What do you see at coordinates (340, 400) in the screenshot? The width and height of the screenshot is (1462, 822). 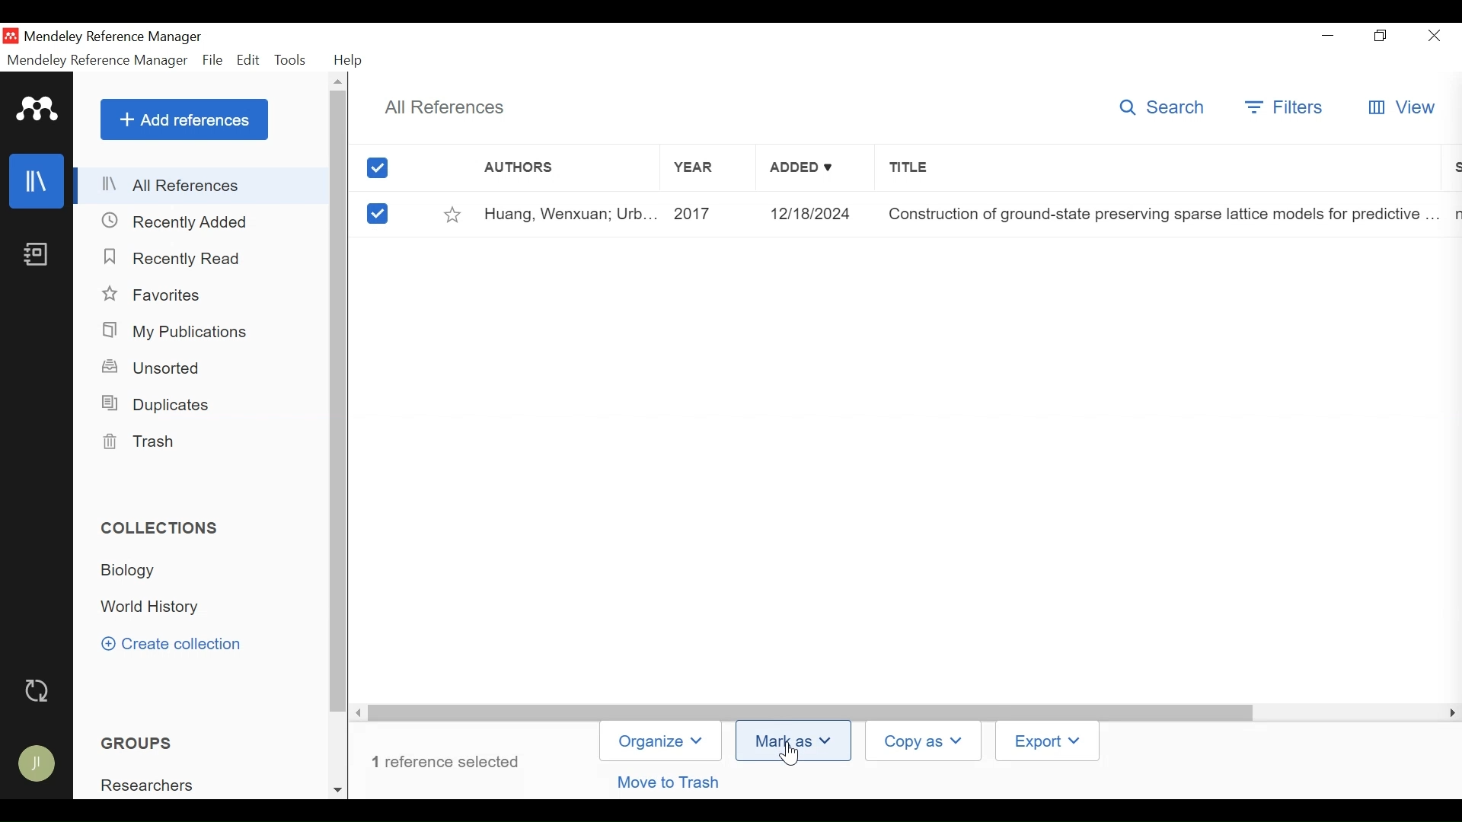 I see `Vertical Scroll bar` at bounding box center [340, 400].